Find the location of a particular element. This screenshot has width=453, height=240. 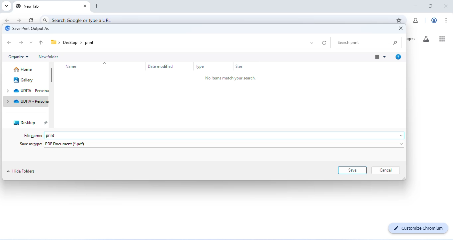

Change dimension of window is located at coordinates (404, 178).